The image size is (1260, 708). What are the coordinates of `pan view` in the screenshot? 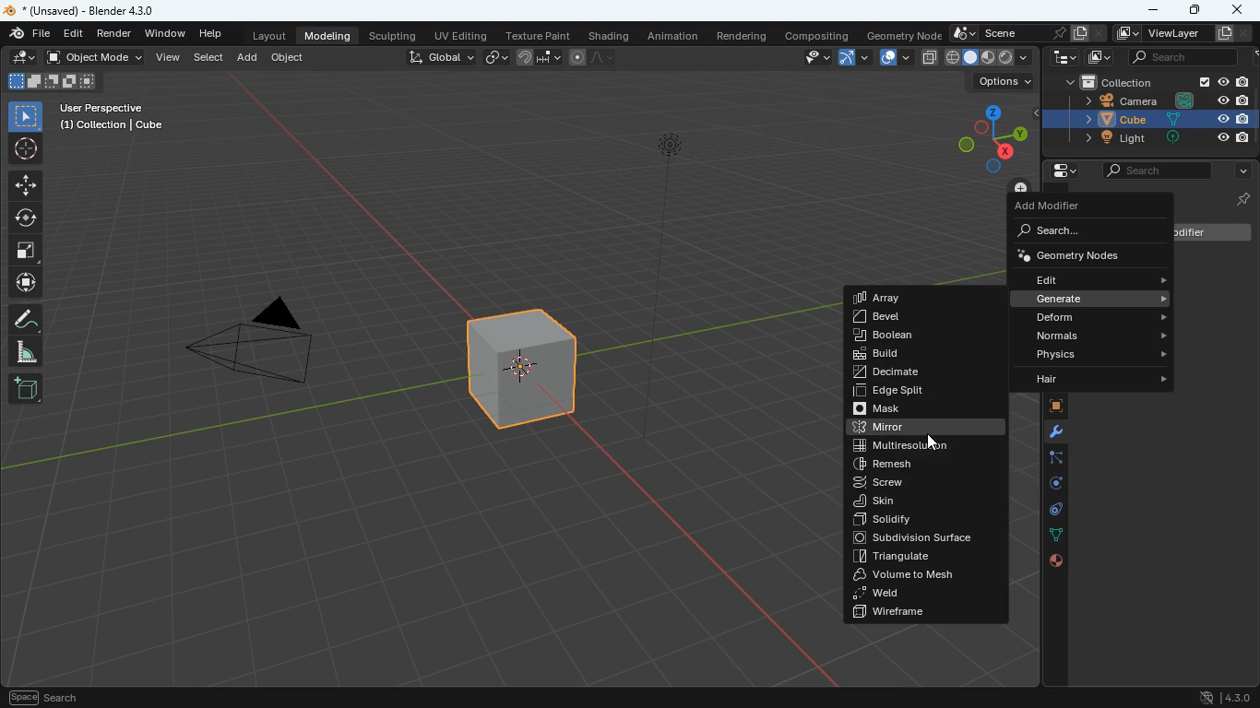 It's located at (43, 696).